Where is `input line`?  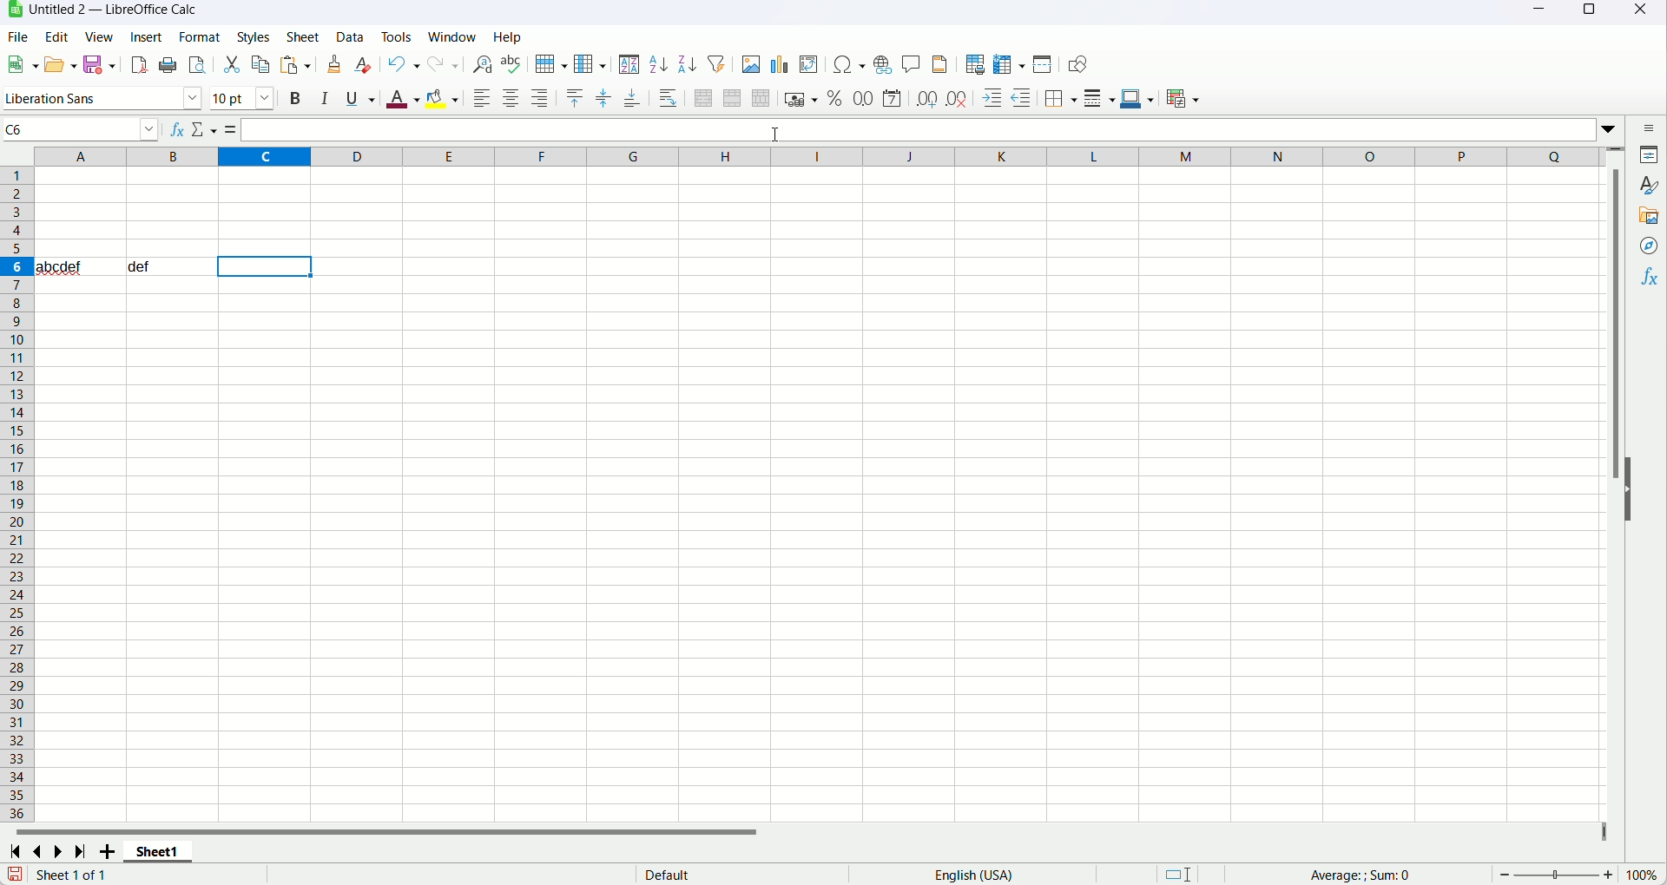
input line is located at coordinates (931, 128).